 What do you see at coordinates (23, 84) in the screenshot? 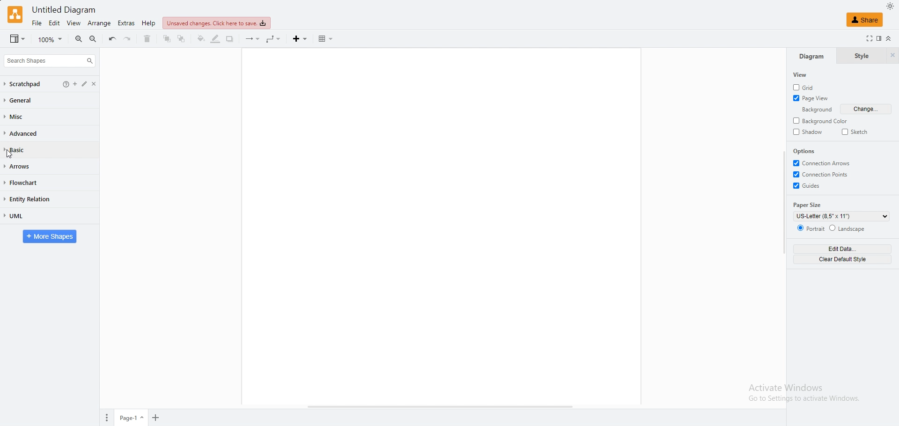
I see `scratchpad` at bounding box center [23, 84].